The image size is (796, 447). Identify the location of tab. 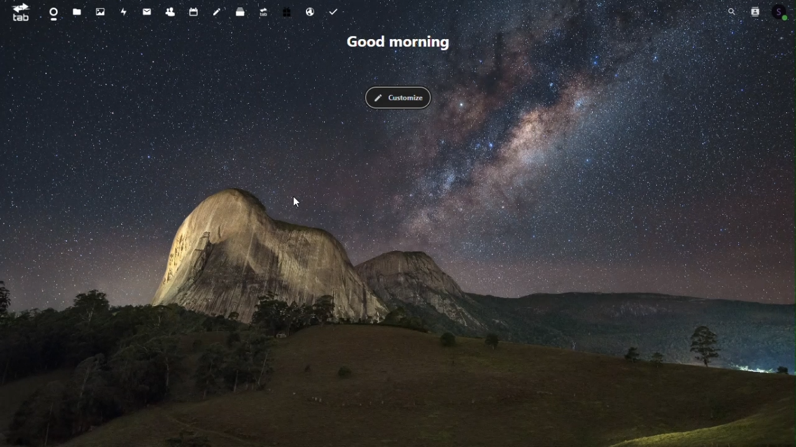
(17, 12).